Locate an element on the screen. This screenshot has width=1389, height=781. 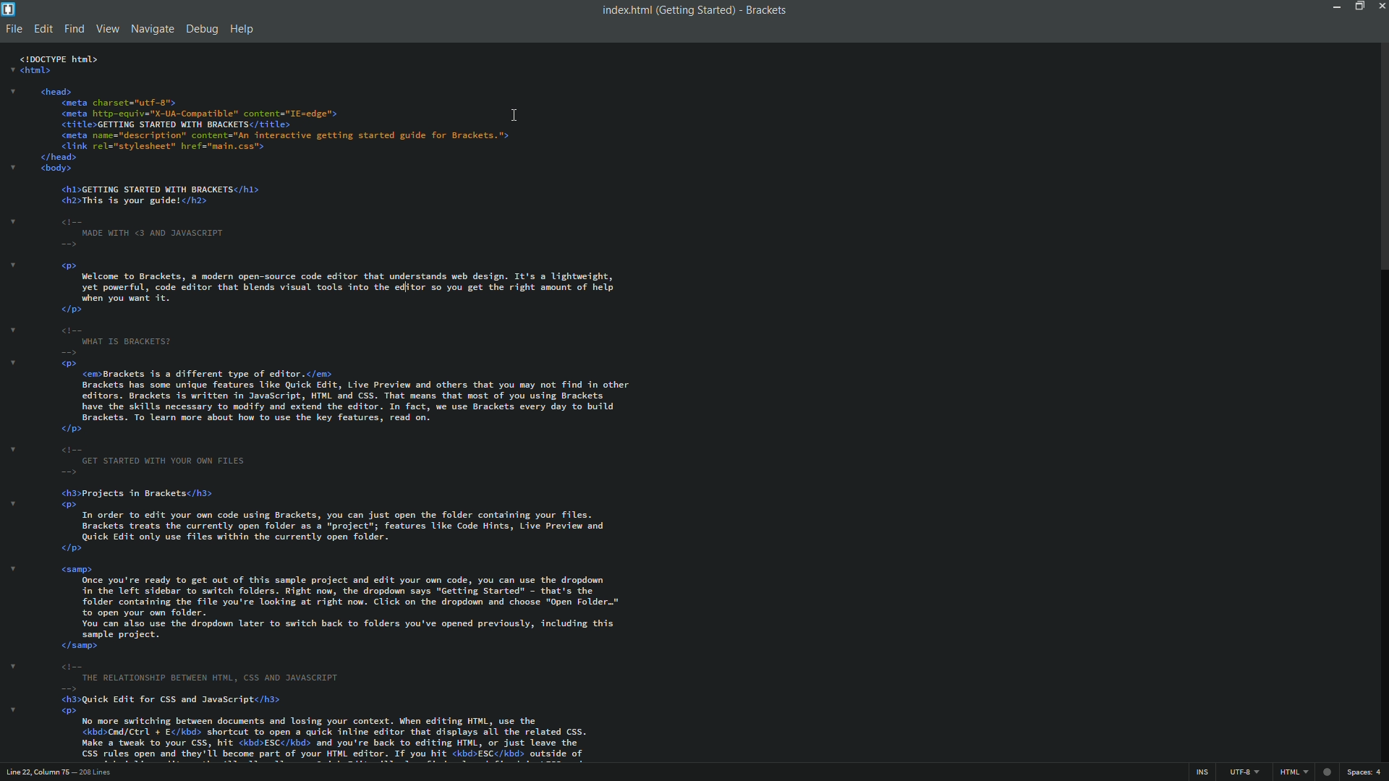
<1DOCTYPE html>
<html>
<head>
<meta charset="utf-8">
<meta http-equive"X-UA-Compatible" content="IE=edge">
<title>GETTING STARTED WITH BRACKETS</title>
<meta names"description" contents"An interactive getting started guide for Brackets.">
<link rel="stylesheet" hrefs"main.css">
</head>
<body>
<h1>GETTING STARTED WITH BRACKETS</h1>
<h2>This is your guide!</h2>
MADE WITH <3 AND JAVASCRIPT is located at coordinates (267, 152).